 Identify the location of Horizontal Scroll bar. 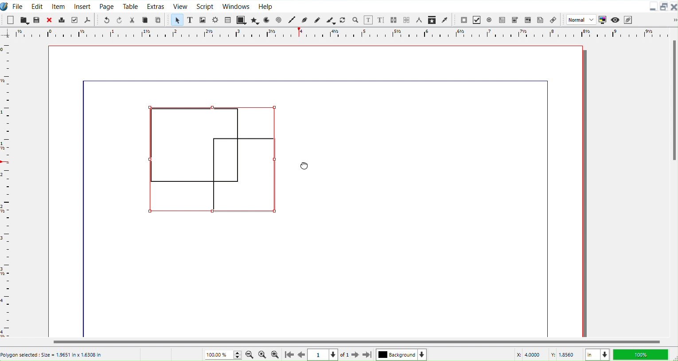
(339, 342).